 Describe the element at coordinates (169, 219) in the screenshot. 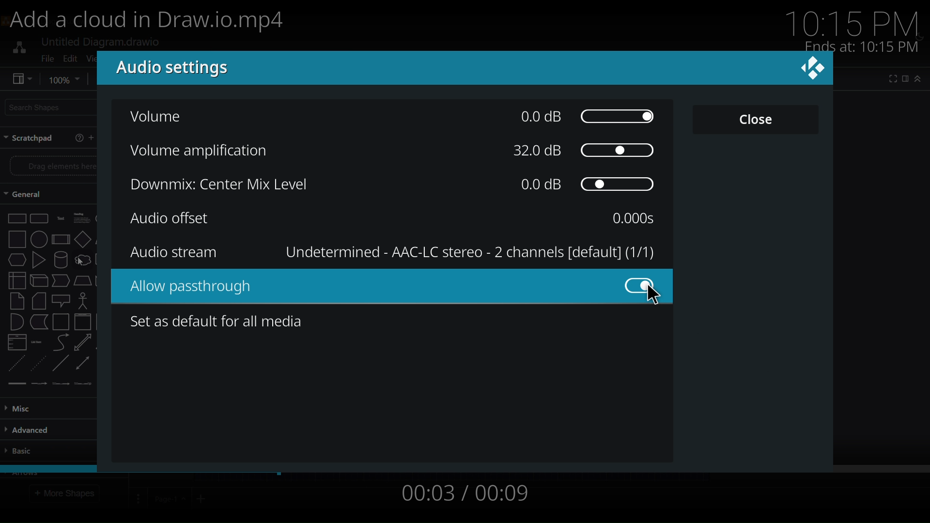

I see `audio offset` at that location.